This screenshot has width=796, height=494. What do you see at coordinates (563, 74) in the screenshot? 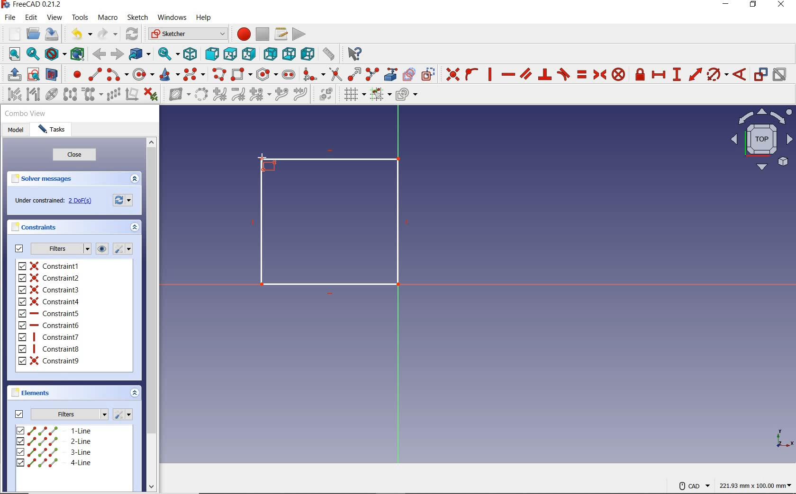
I see `constrain tangent` at bounding box center [563, 74].